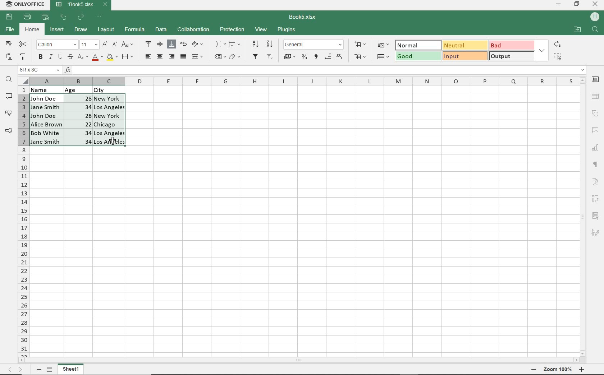  I want to click on STRIKETHROUGH, so click(70, 57).